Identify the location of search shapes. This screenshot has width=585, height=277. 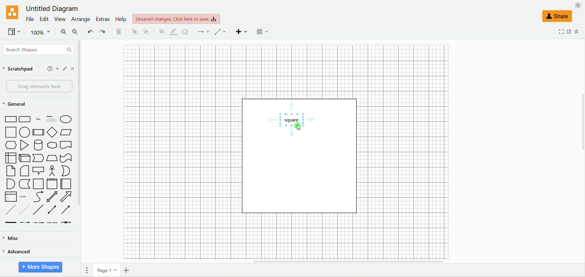
(39, 51).